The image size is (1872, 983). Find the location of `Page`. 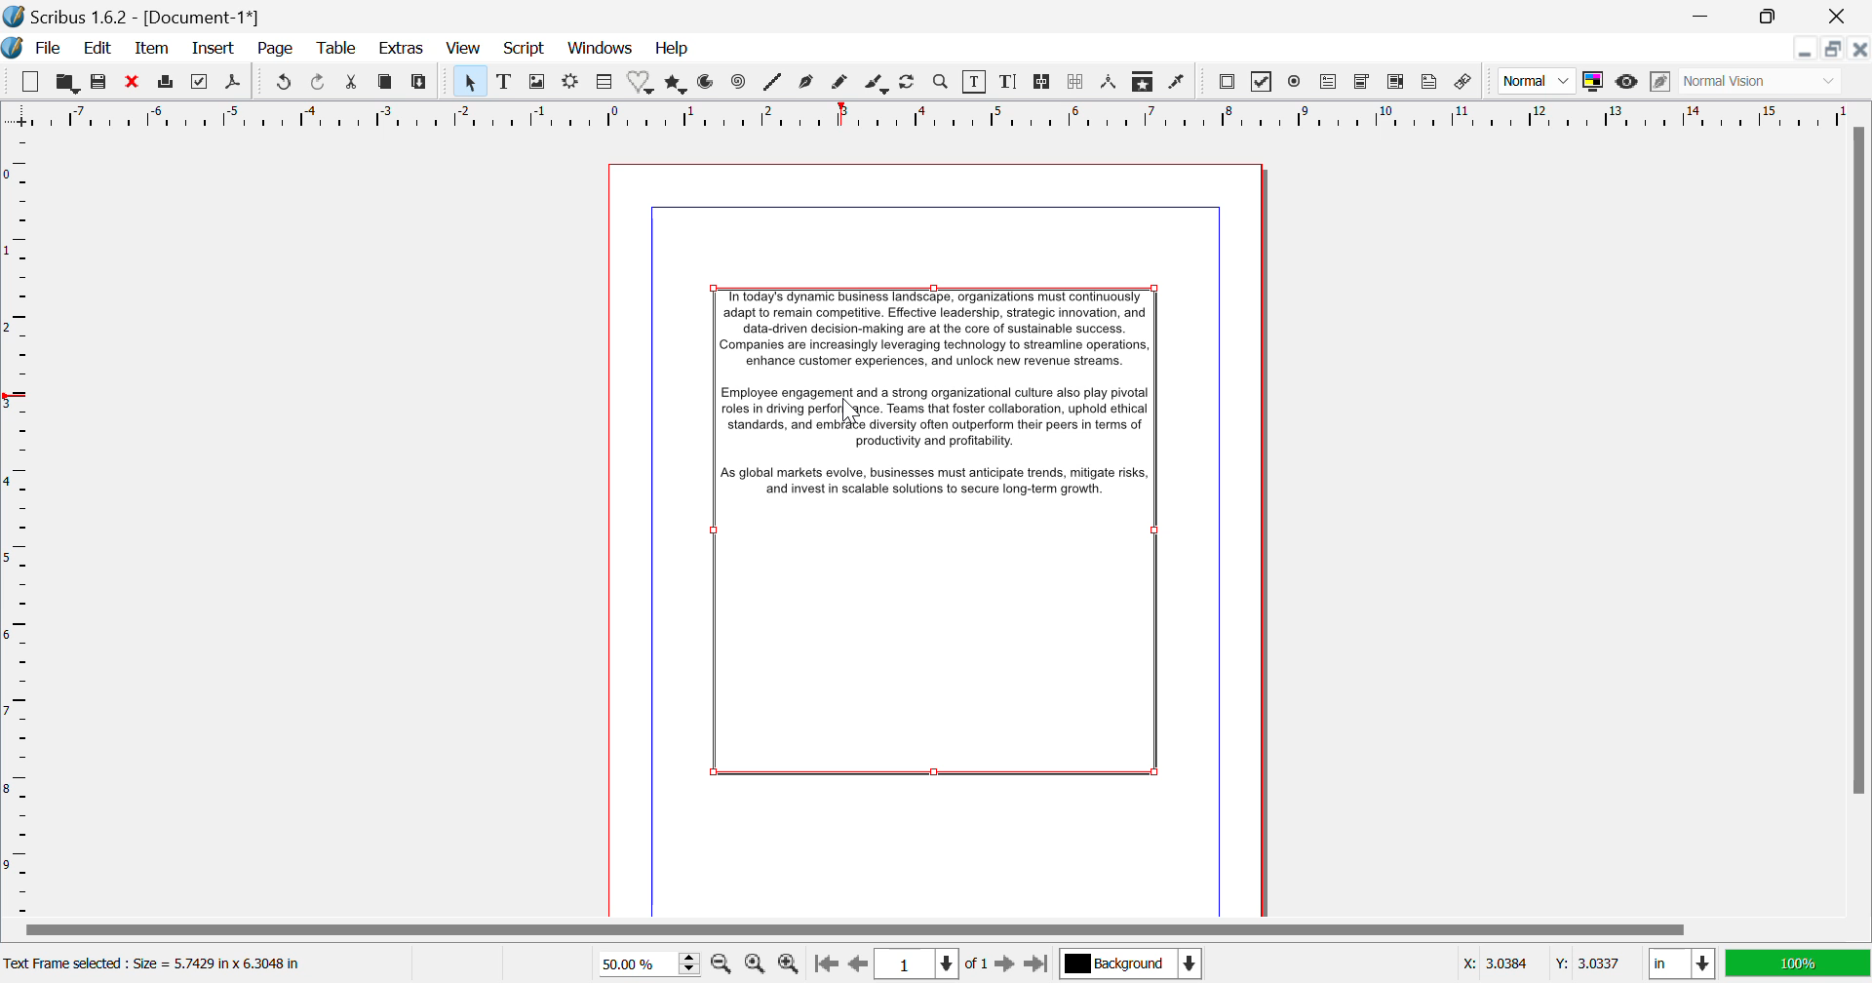

Page is located at coordinates (276, 51).